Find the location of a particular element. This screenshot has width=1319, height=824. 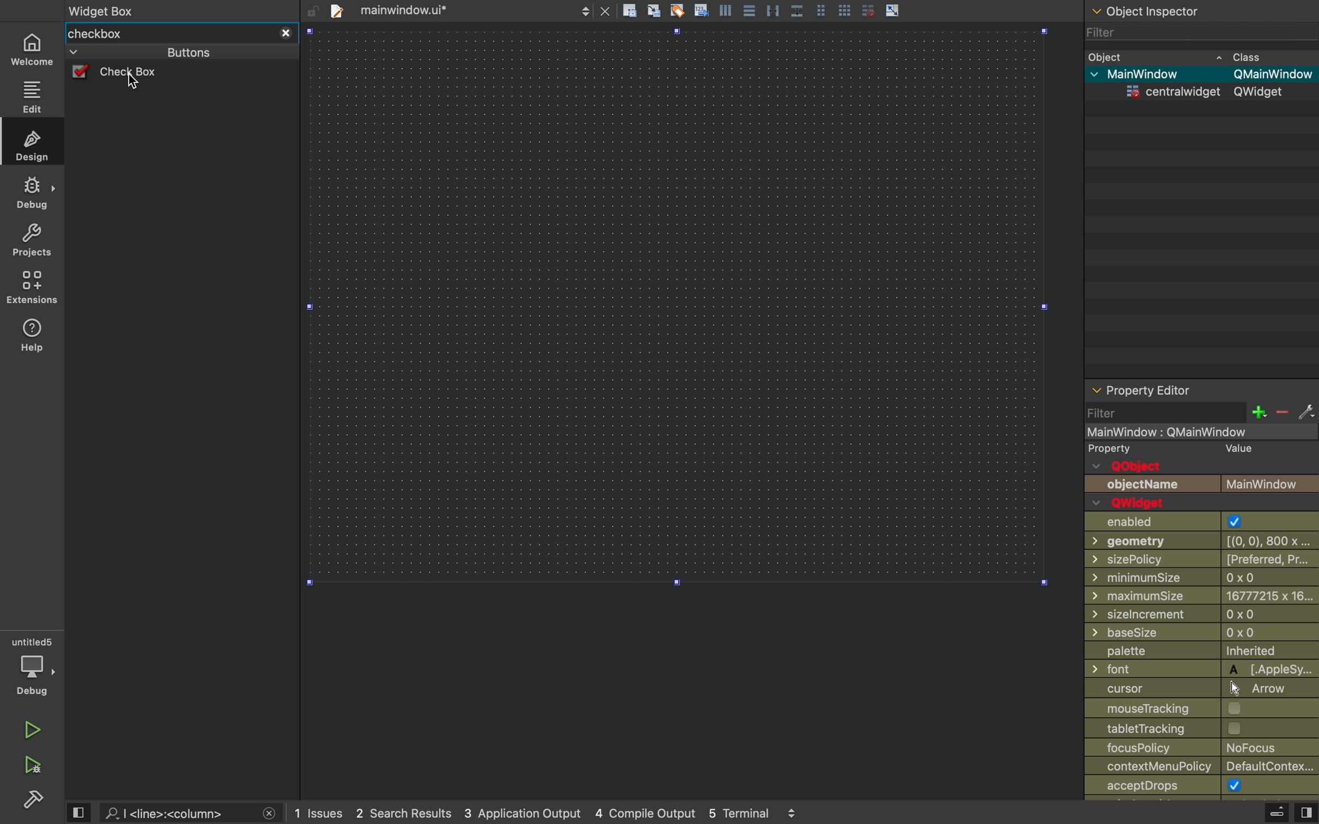

environment is located at coordinates (30, 288).